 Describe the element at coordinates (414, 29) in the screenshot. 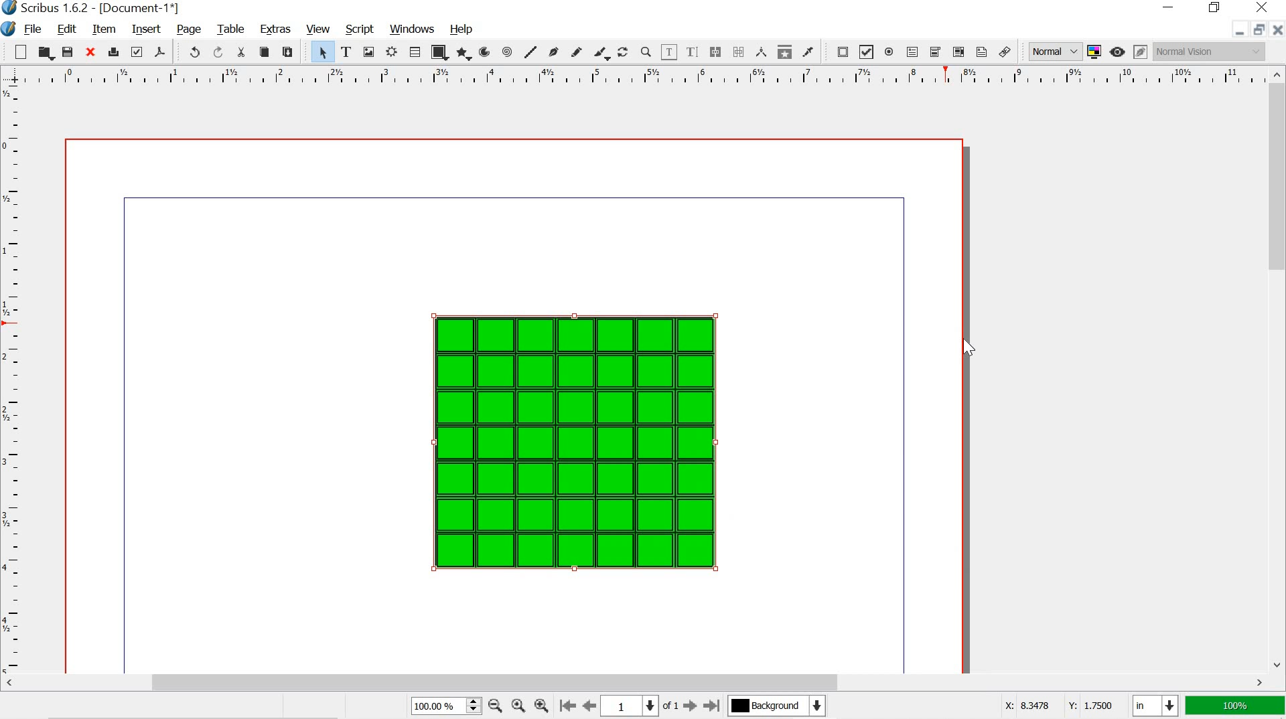

I see `windows` at that location.